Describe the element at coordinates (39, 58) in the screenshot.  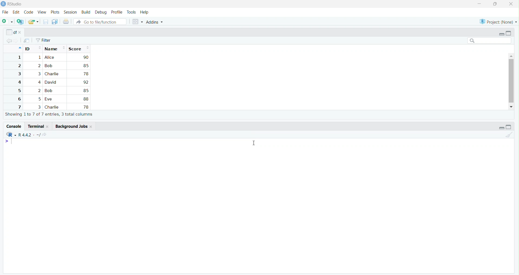
I see `1` at that location.